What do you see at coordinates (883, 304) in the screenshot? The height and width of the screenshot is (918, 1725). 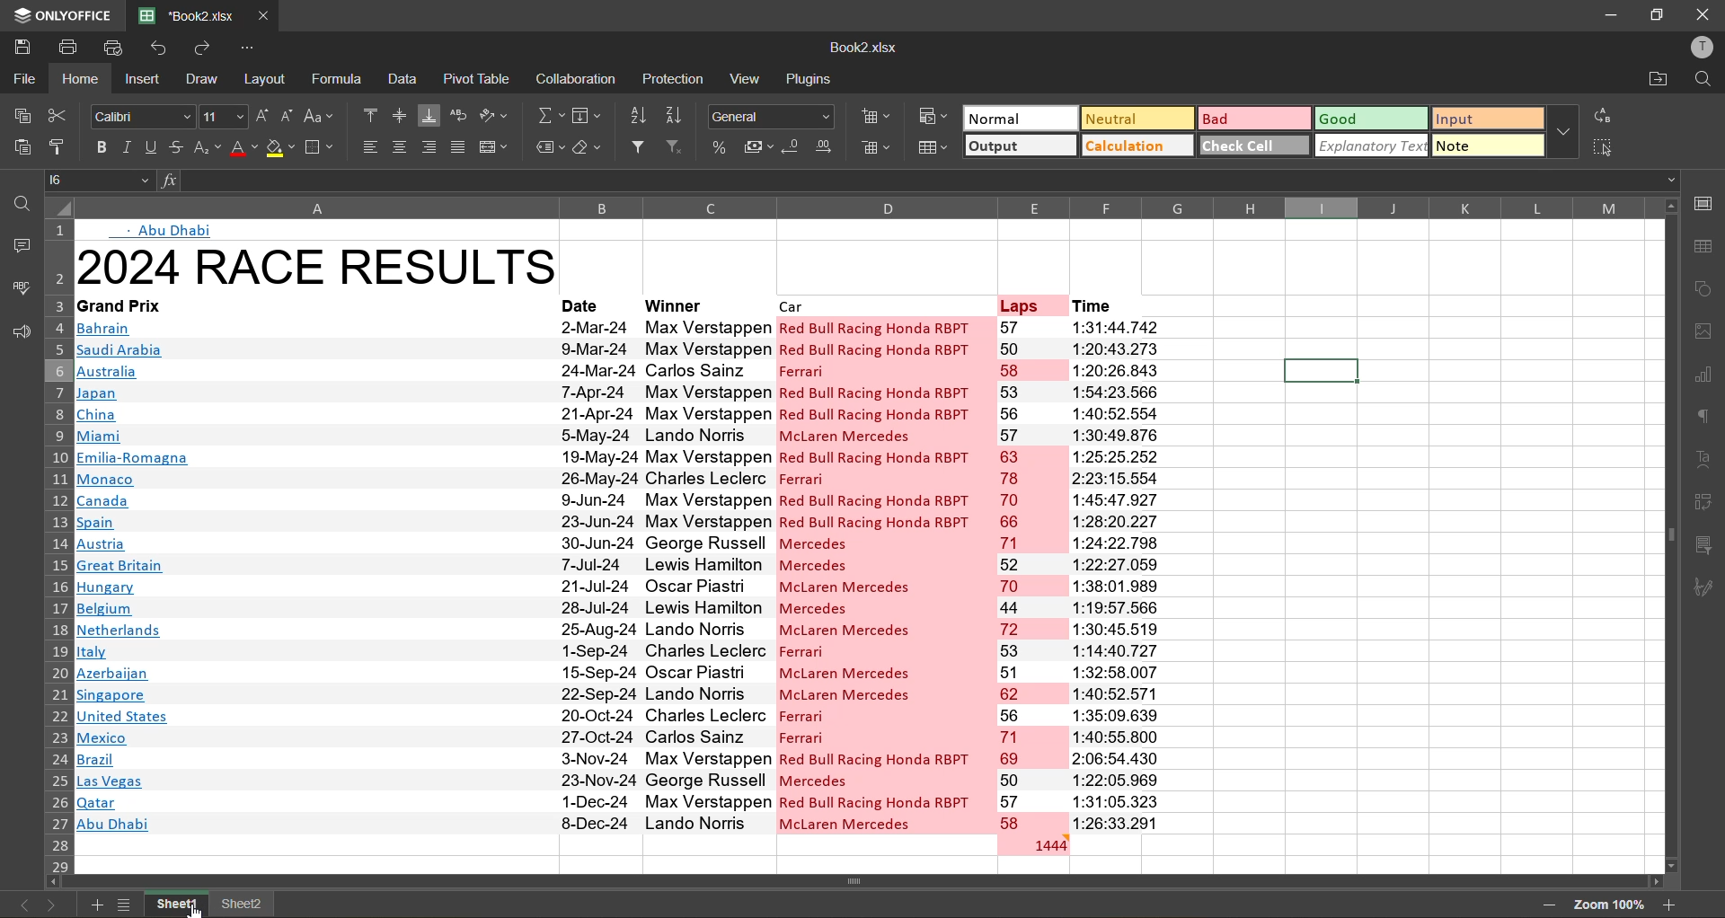 I see `car` at bounding box center [883, 304].